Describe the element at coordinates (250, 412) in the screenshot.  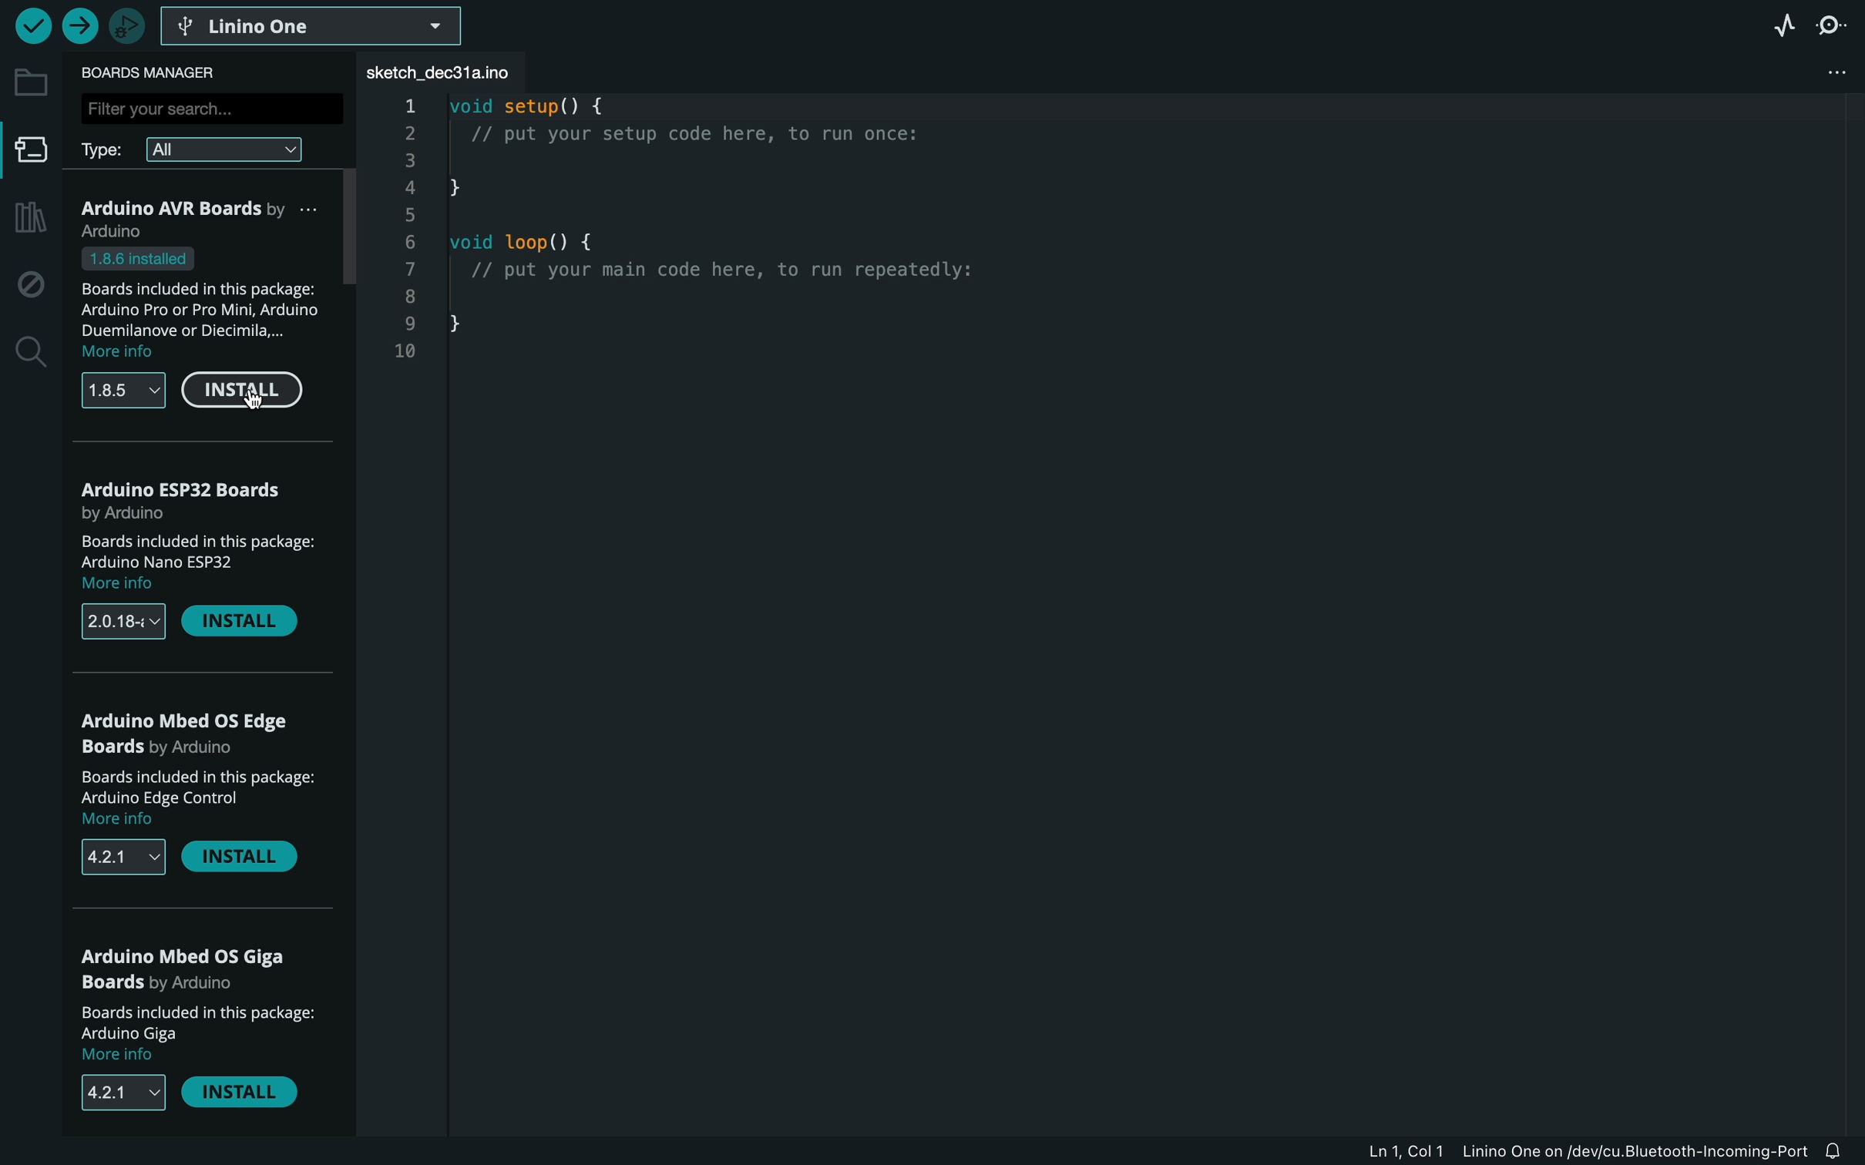
I see `cursor` at that location.